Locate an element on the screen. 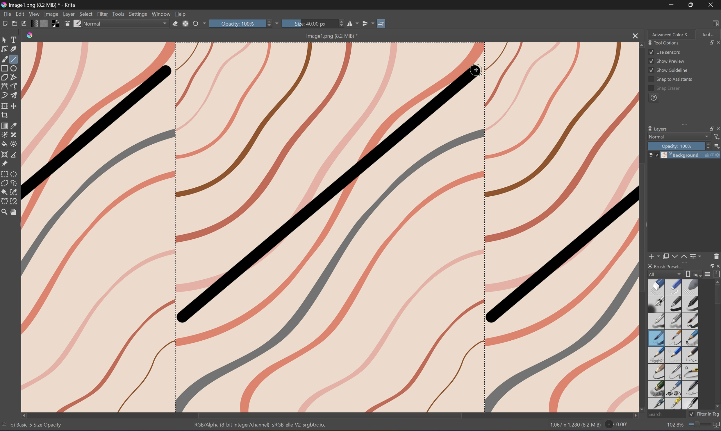  Polygon tool is located at coordinates (6, 78).